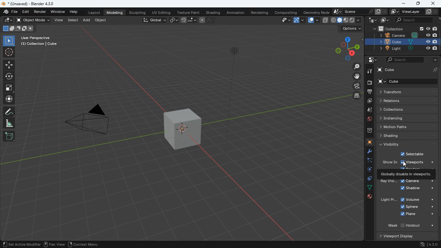  I want to click on turn, so click(367, 170).